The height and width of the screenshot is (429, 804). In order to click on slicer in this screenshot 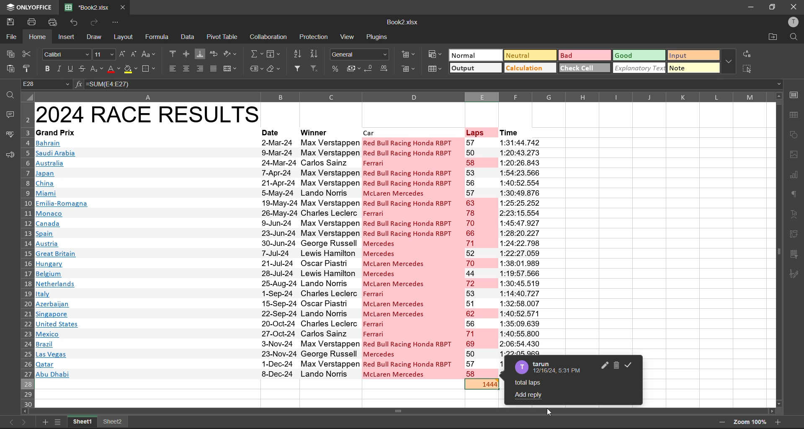, I will do `click(794, 256)`.